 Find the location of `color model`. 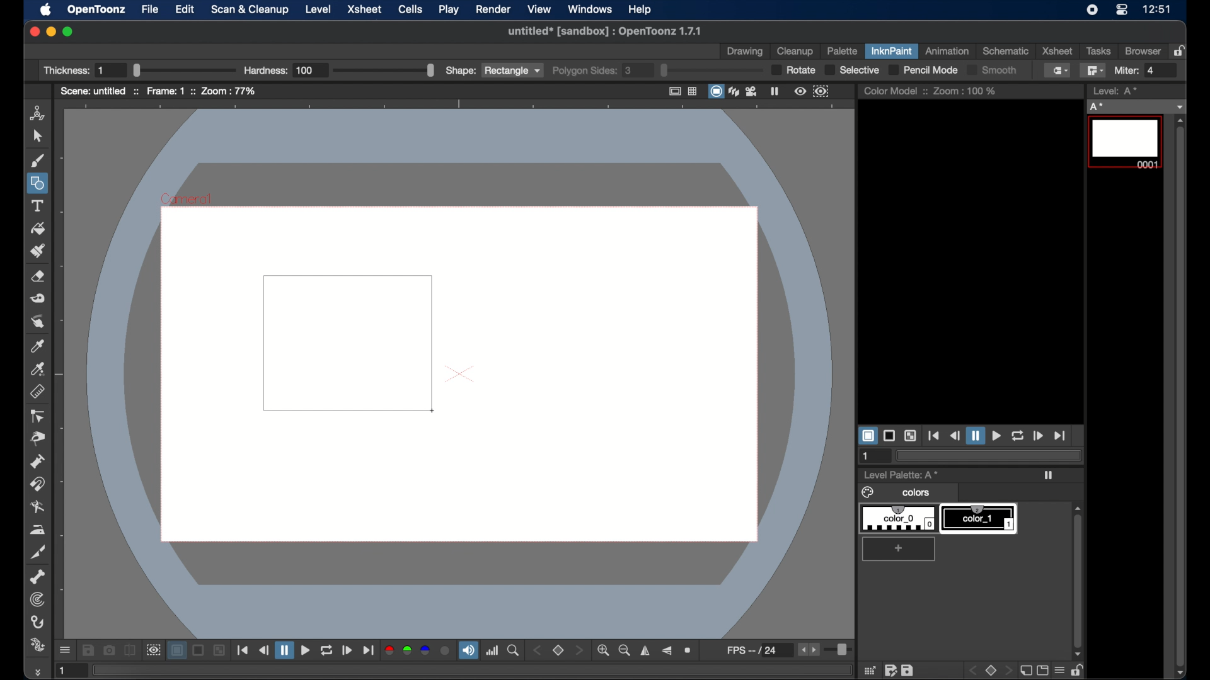

color model is located at coordinates (895, 90).